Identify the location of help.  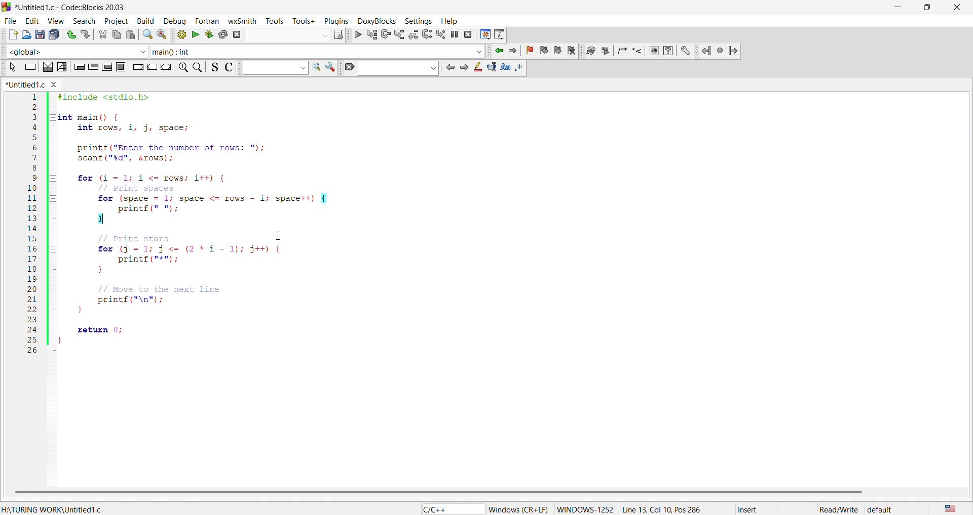
(449, 20).